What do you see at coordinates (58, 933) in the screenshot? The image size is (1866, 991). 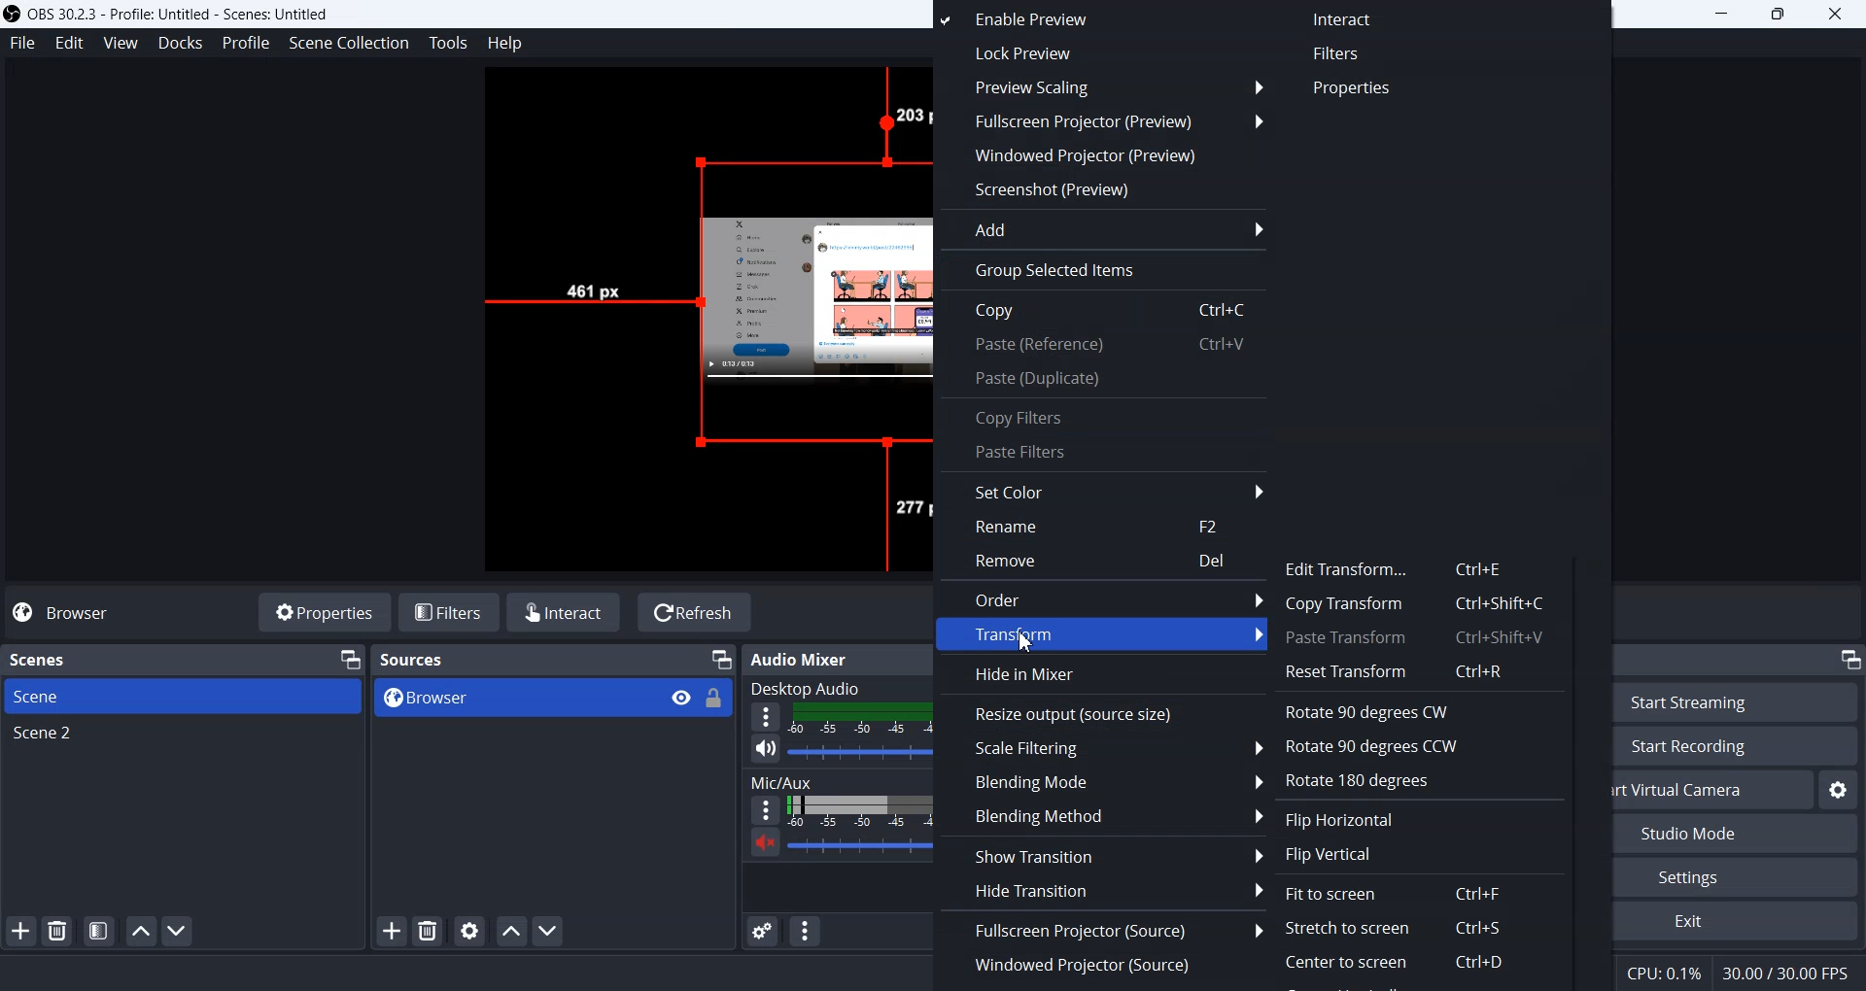 I see `Remove selected scene` at bounding box center [58, 933].